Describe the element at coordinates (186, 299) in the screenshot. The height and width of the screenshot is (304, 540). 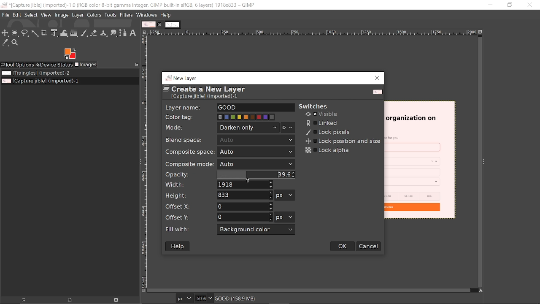
I see `Current image format` at that location.